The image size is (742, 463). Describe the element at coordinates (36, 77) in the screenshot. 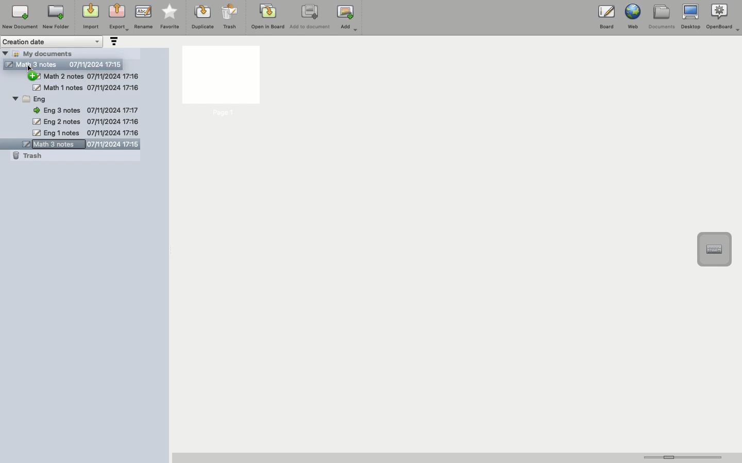

I see `Hide` at that location.